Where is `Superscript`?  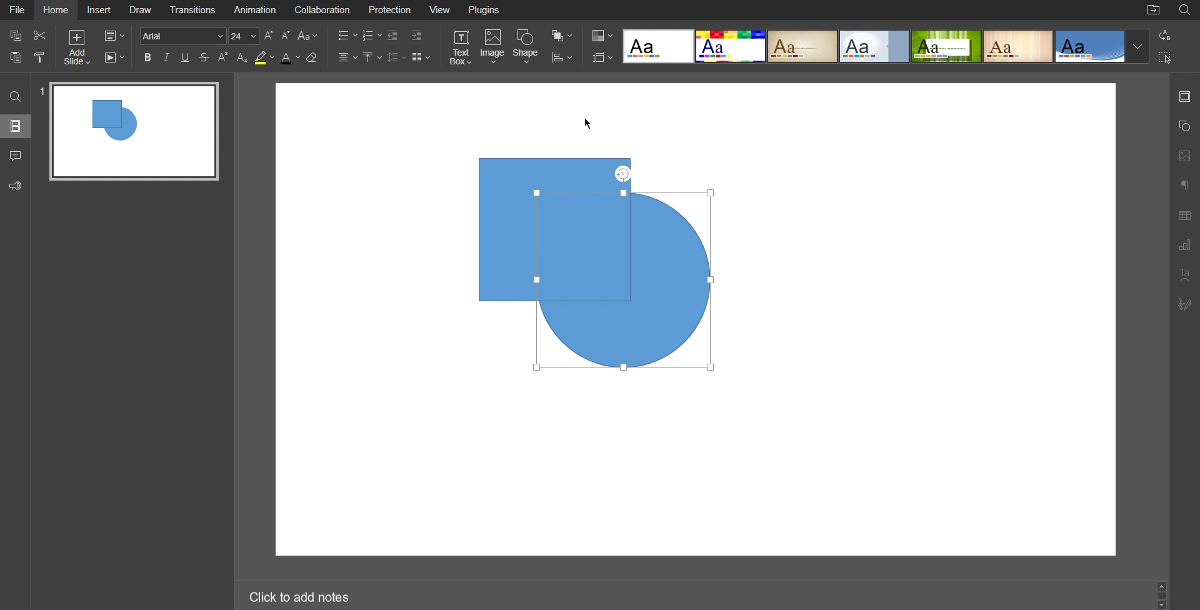 Superscript is located at coordinates (223, 58).